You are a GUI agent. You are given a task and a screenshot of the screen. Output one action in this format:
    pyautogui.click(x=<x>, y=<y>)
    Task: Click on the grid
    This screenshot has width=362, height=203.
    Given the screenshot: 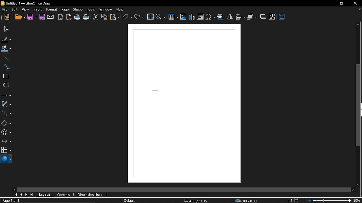 What is the action you would take?
    pyautogui.click(x=150, y=16)
    